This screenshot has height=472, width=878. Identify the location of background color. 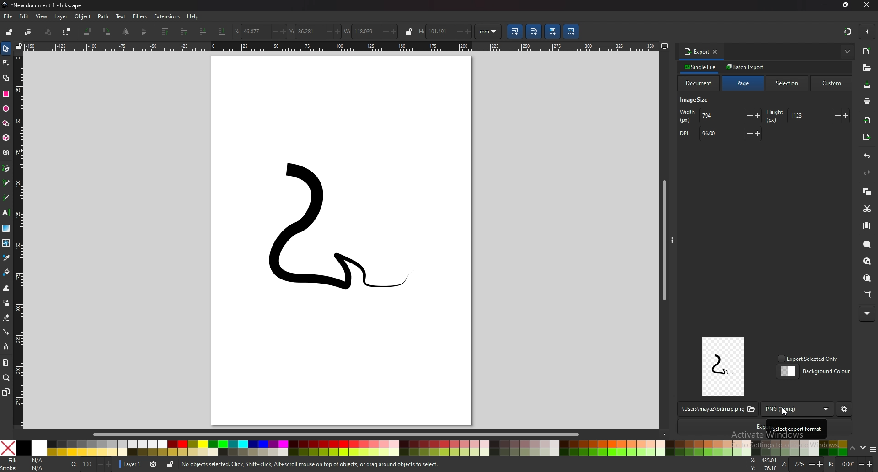
(815, 371).